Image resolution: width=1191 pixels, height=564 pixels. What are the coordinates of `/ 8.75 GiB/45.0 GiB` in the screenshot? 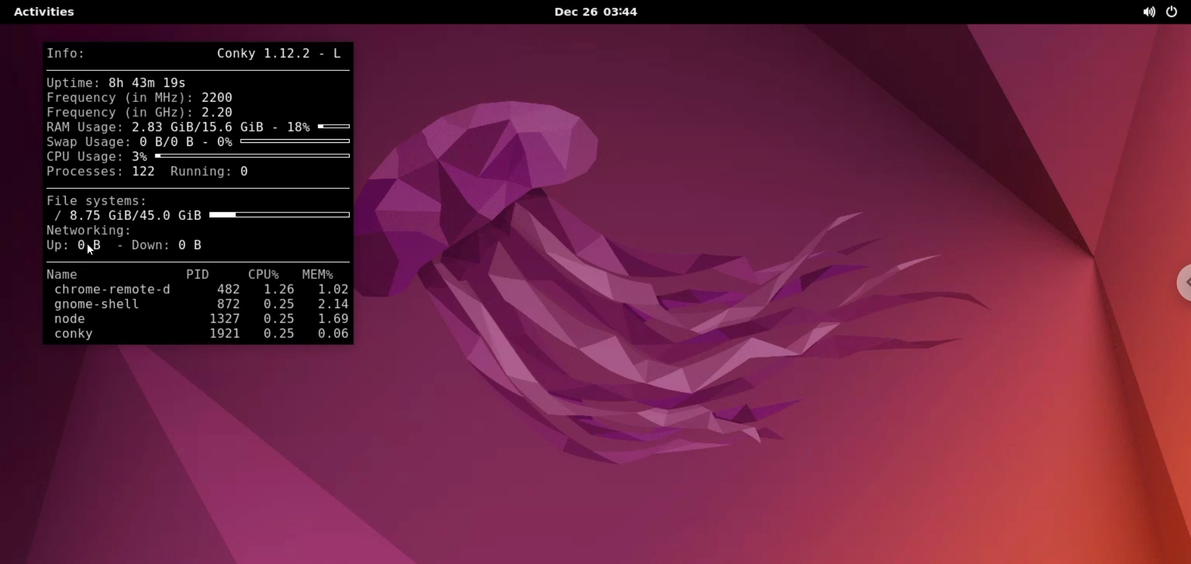 It's located at (197, 216).